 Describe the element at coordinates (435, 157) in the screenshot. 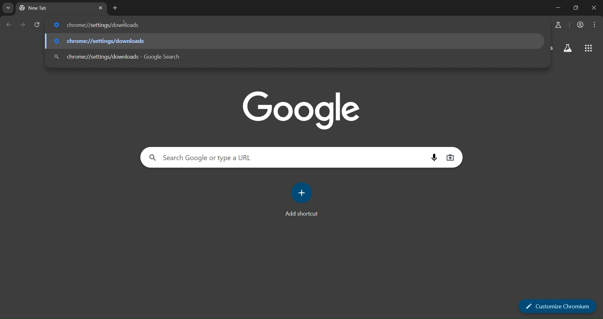

I see `voice search` at that location.